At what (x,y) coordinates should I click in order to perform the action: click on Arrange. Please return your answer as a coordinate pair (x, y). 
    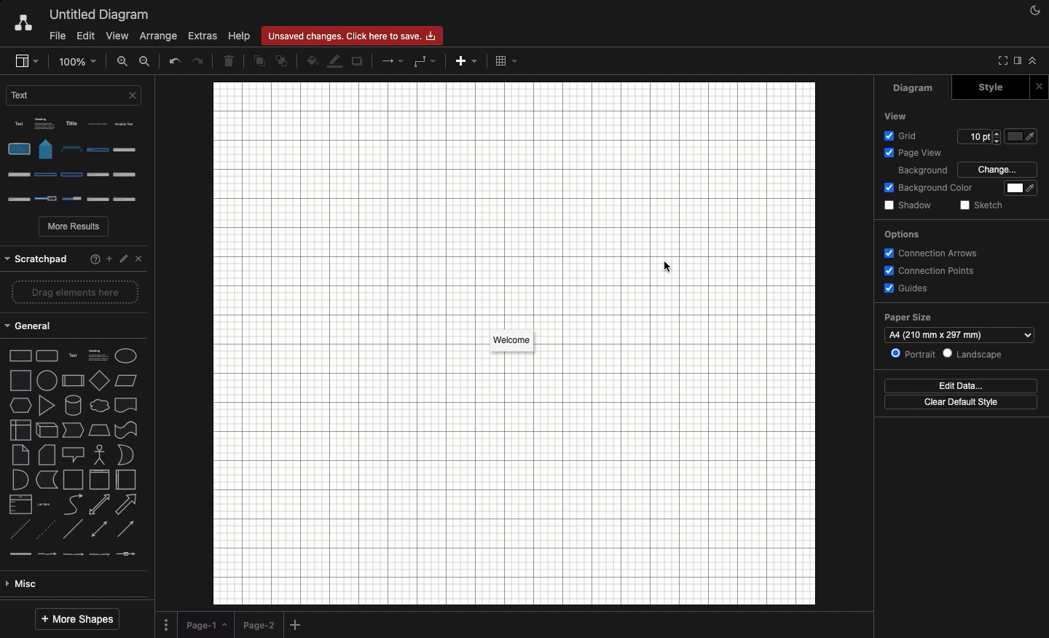
    Looking at the image, I should click on (160, 35).